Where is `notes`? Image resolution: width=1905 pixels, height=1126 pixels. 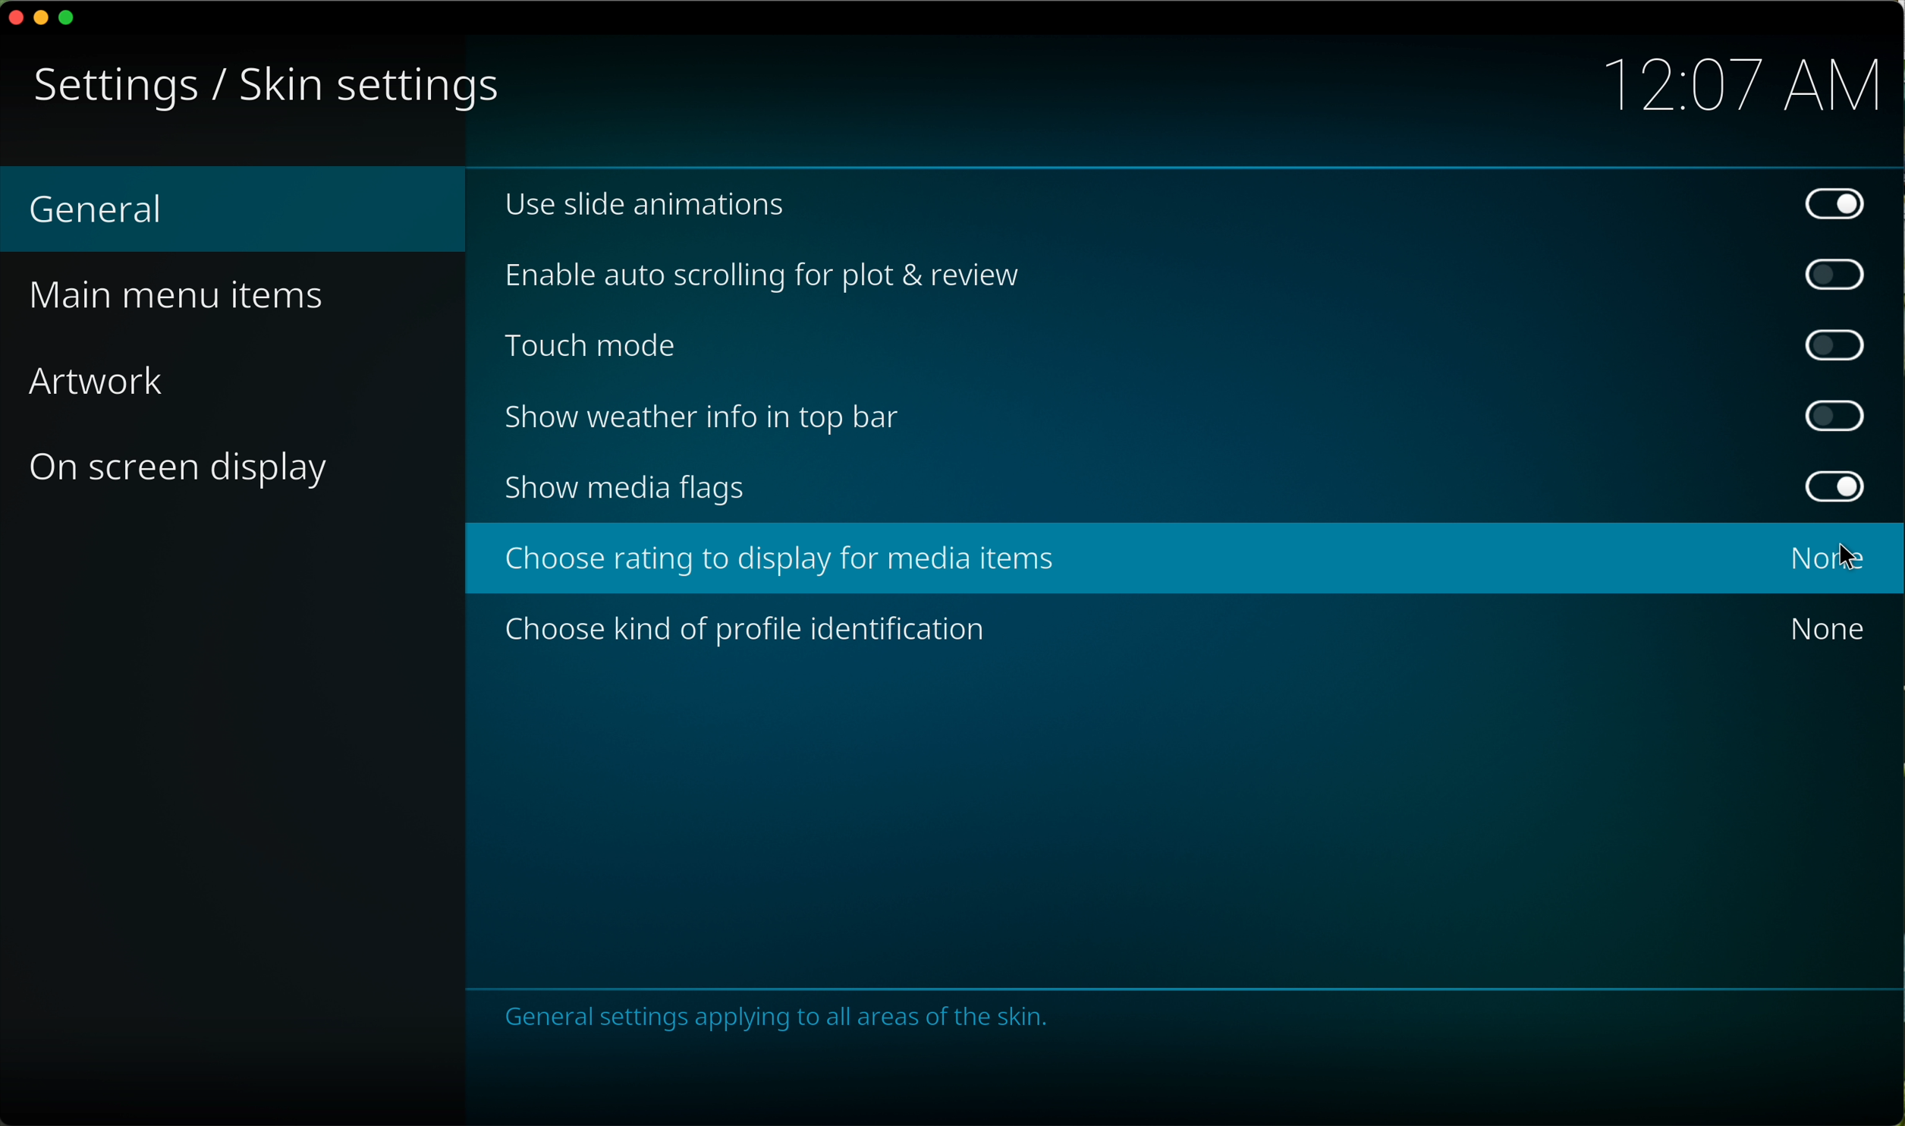
notes is located at coordinates (778, 1019).